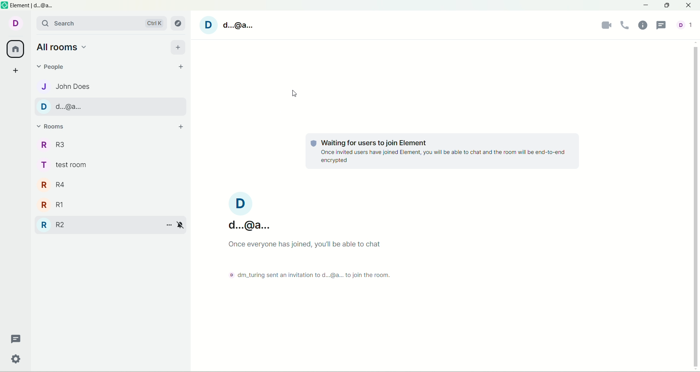 This screenshot has height=372, width=700. Describe the element at coordinates (53, 66) in the screenshot. I see `people` at that location.